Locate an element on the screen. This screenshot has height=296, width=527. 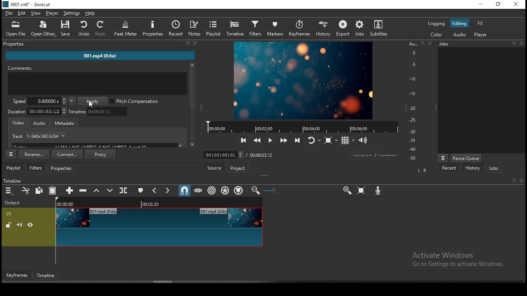
proxy is located at coordinates (100, 154).